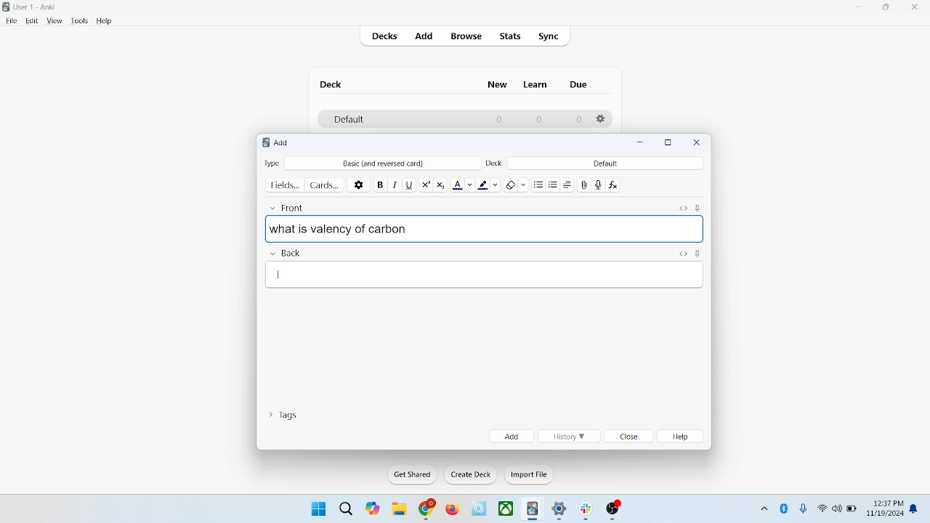 This screenshot has height=523, width=930. I want to click on blank space, so click(485, 274).